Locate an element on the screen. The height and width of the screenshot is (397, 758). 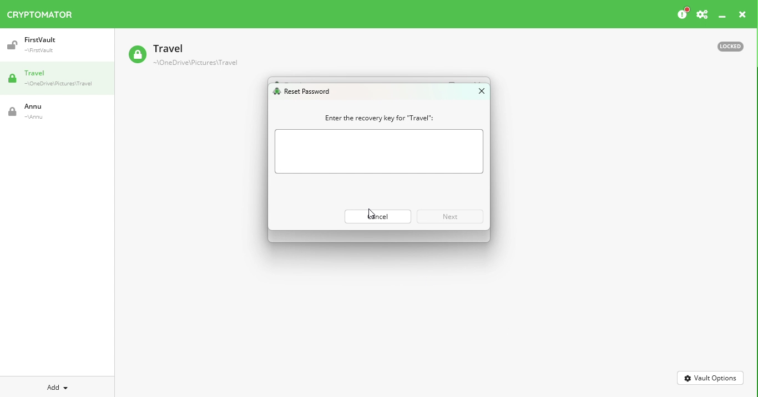
Vault is located at coordinates (183, 56).